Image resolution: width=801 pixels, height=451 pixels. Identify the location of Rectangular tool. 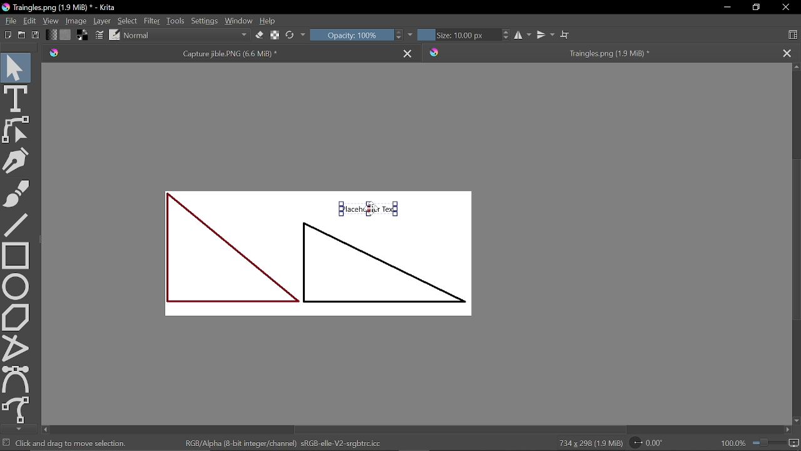
(16, 255).